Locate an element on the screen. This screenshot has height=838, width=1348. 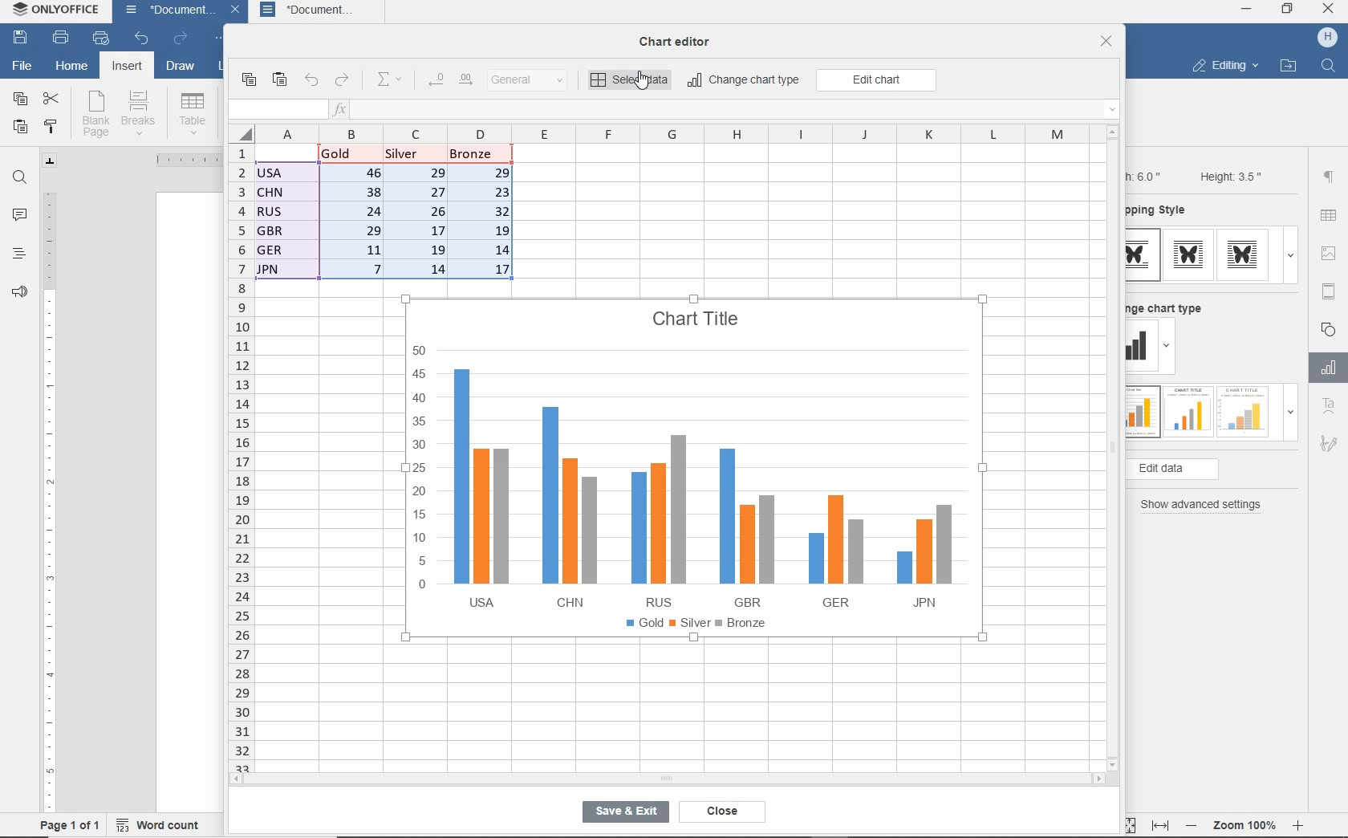
draw is located at coordinates (181, 68).